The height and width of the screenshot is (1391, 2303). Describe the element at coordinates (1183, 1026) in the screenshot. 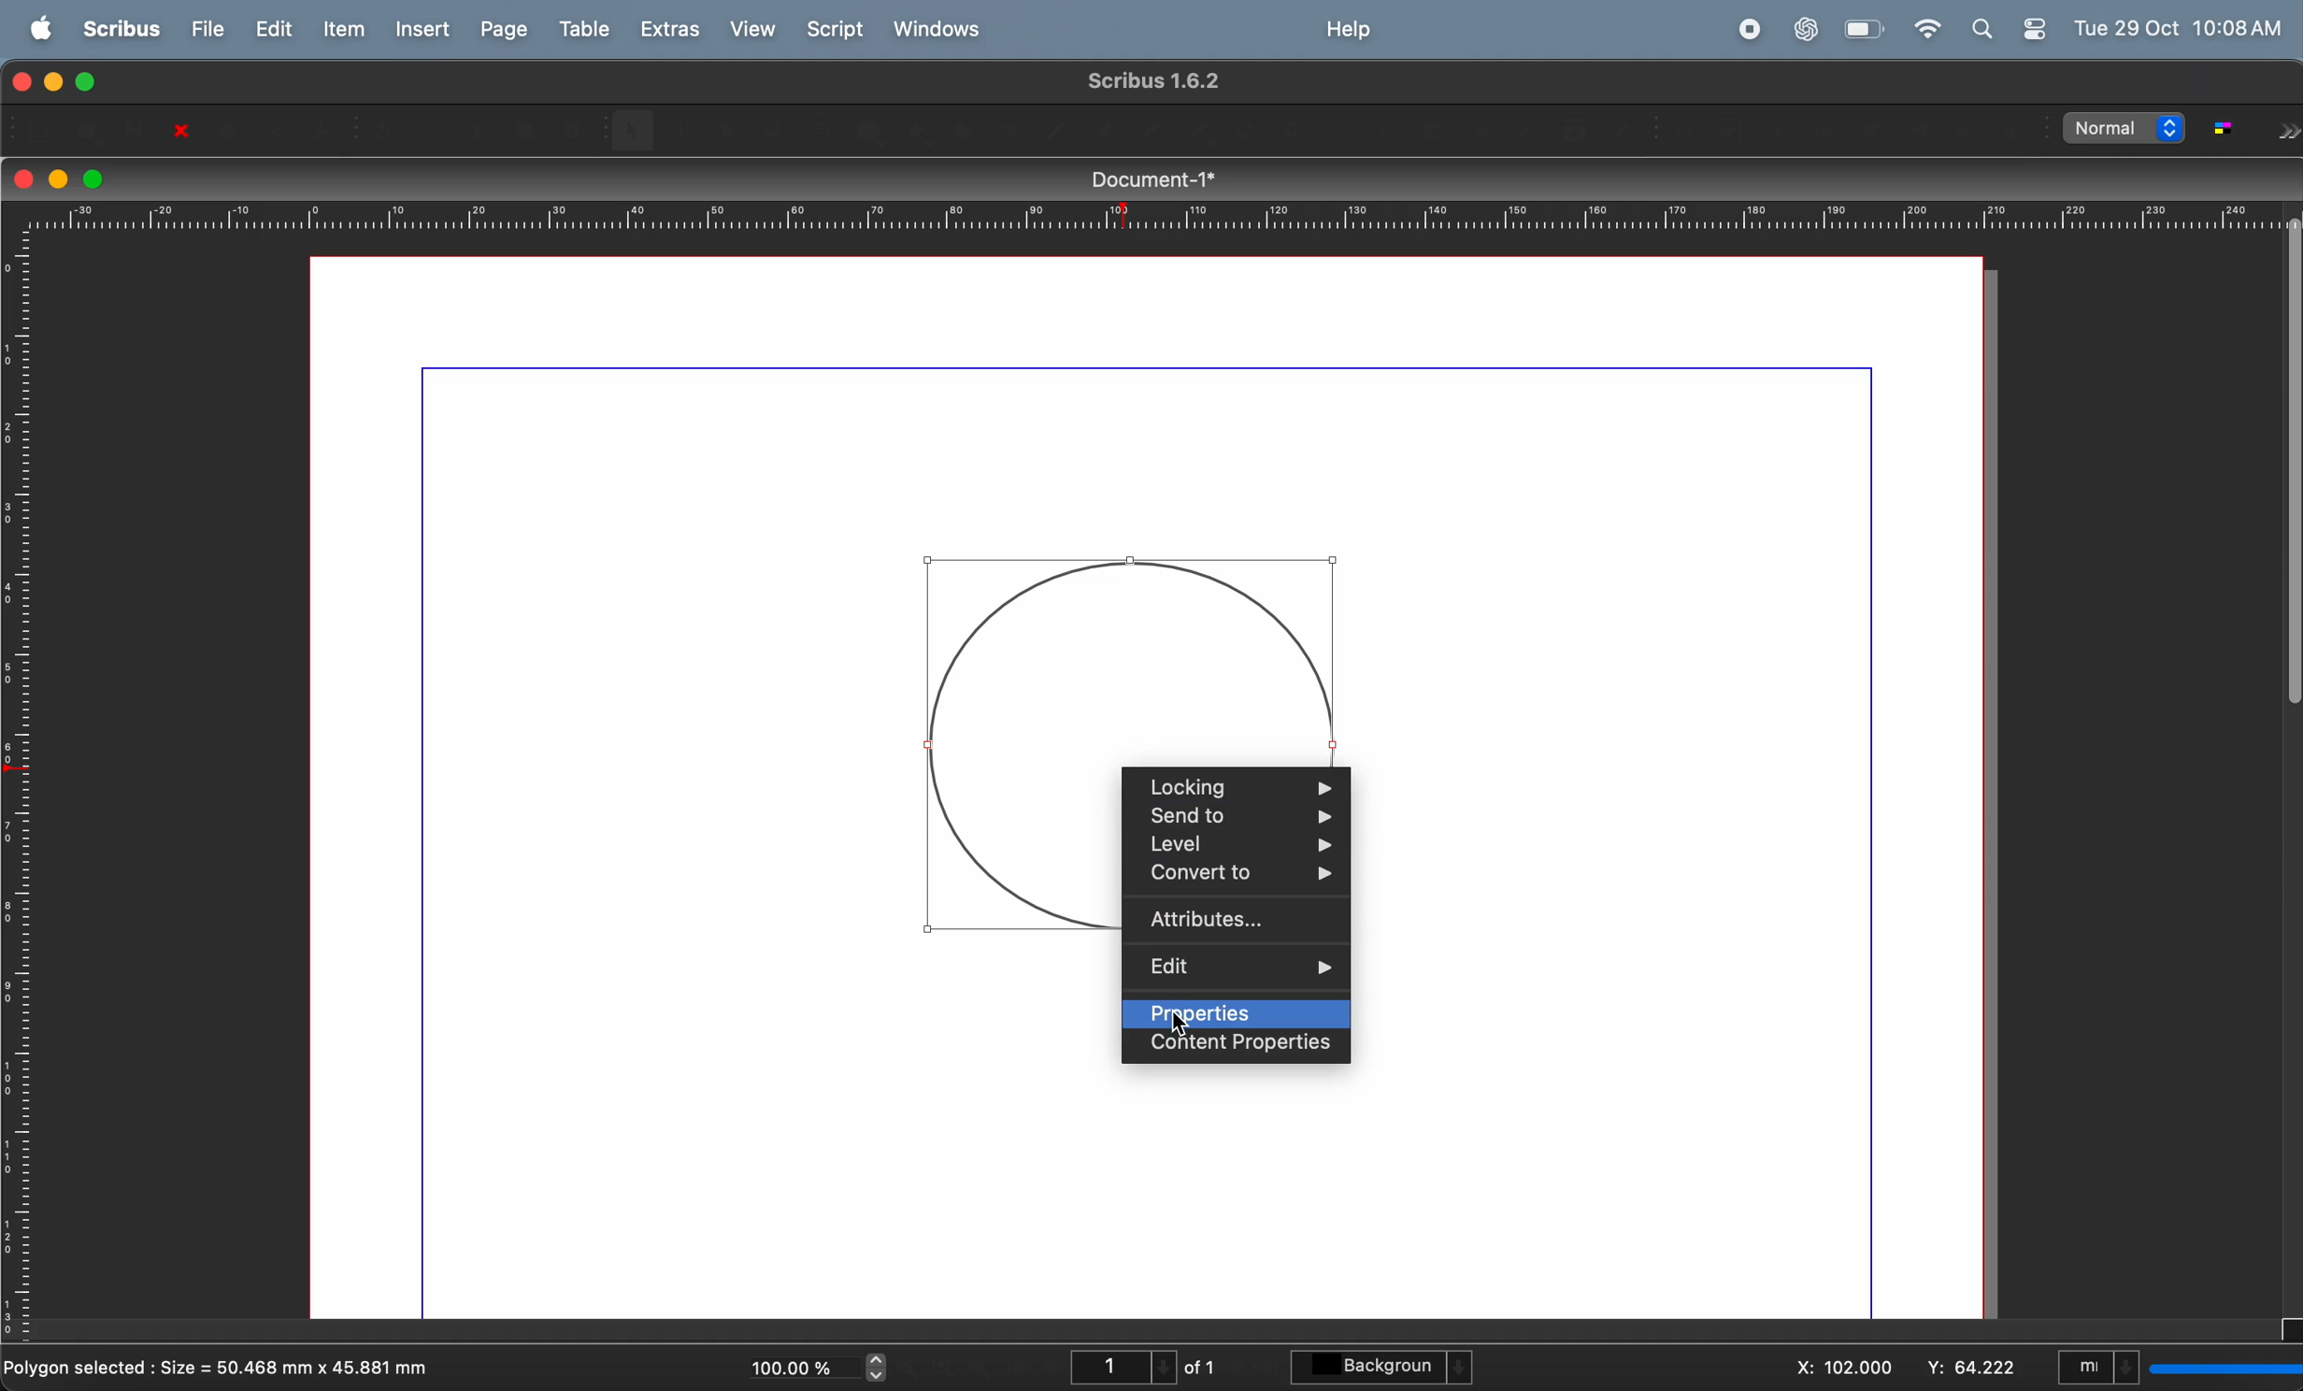

I see `Cursor` at that location.